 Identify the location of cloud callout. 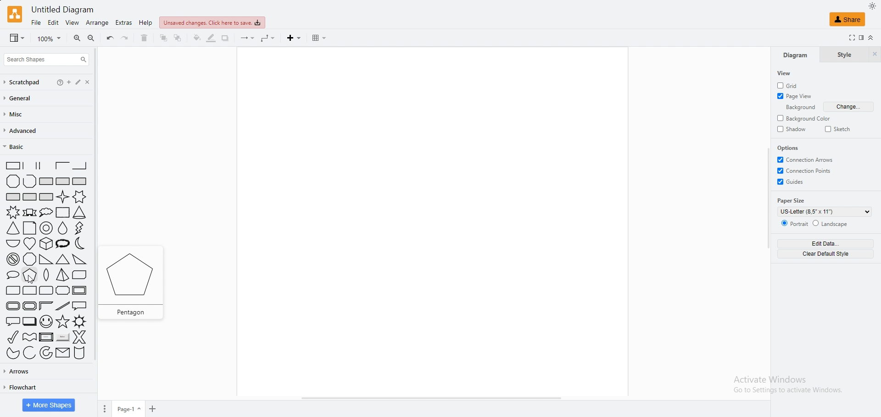
(46, 212).